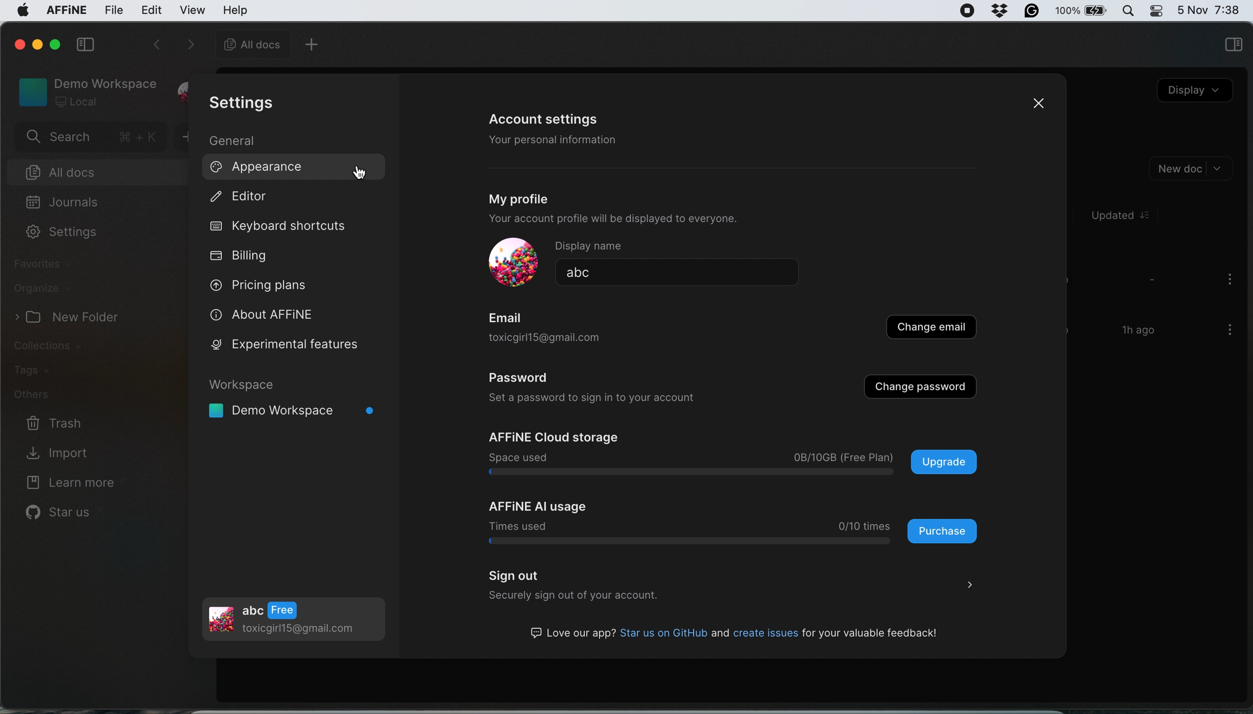 This screenshot has height=714, width=1253. What do you see at coordinates (273, 315) in the screenshot?
I see `about affine` at bounding box center [273, 315].